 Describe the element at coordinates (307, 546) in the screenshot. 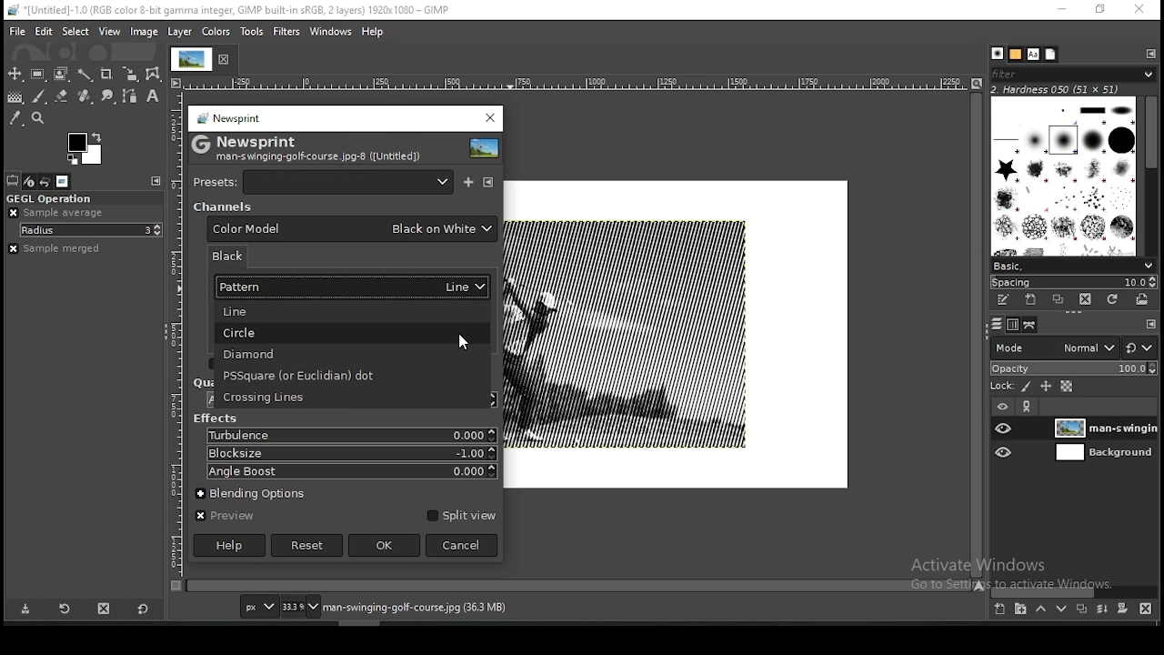

I see `reset` at that location.